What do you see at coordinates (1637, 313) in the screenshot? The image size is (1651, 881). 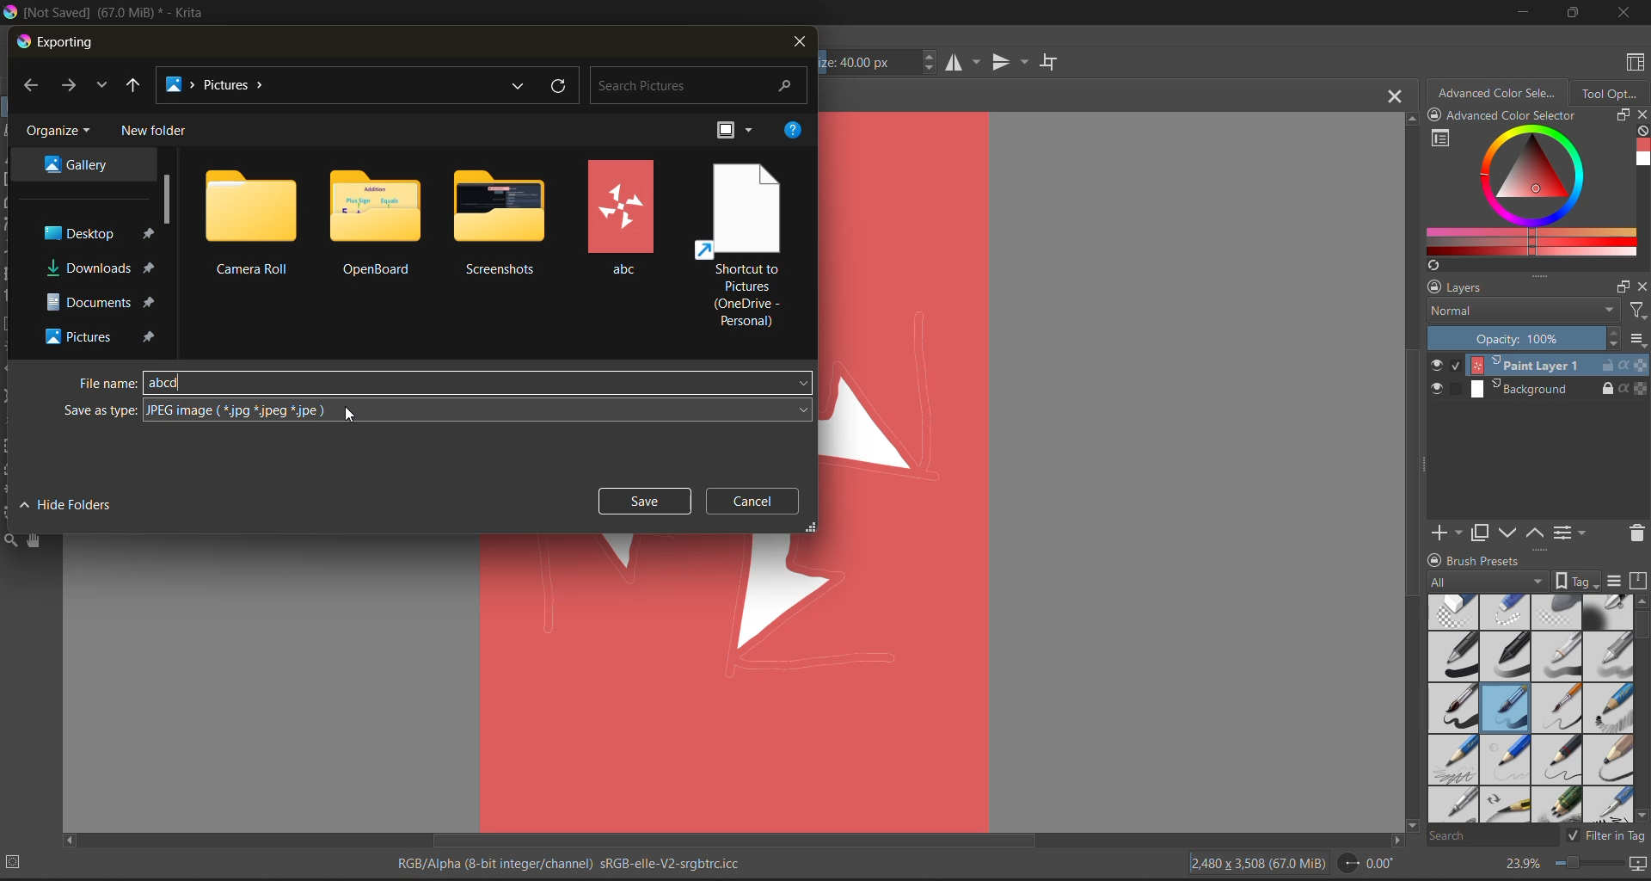 I see `filters` at bounding box center [1637, 313].